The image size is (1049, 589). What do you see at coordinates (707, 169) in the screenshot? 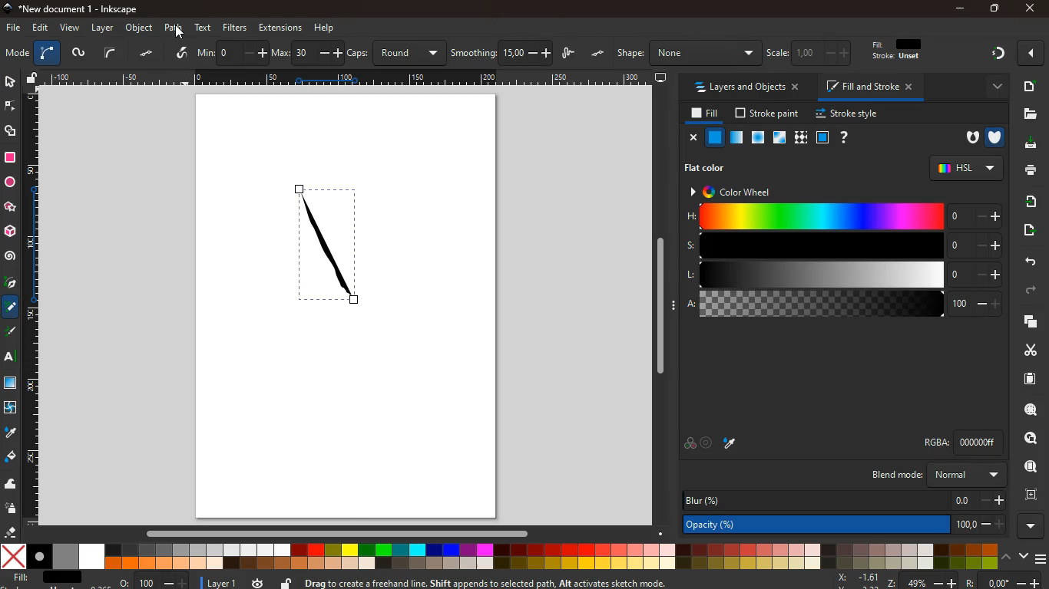
I see `flat color` at bounding box center [707, 169].